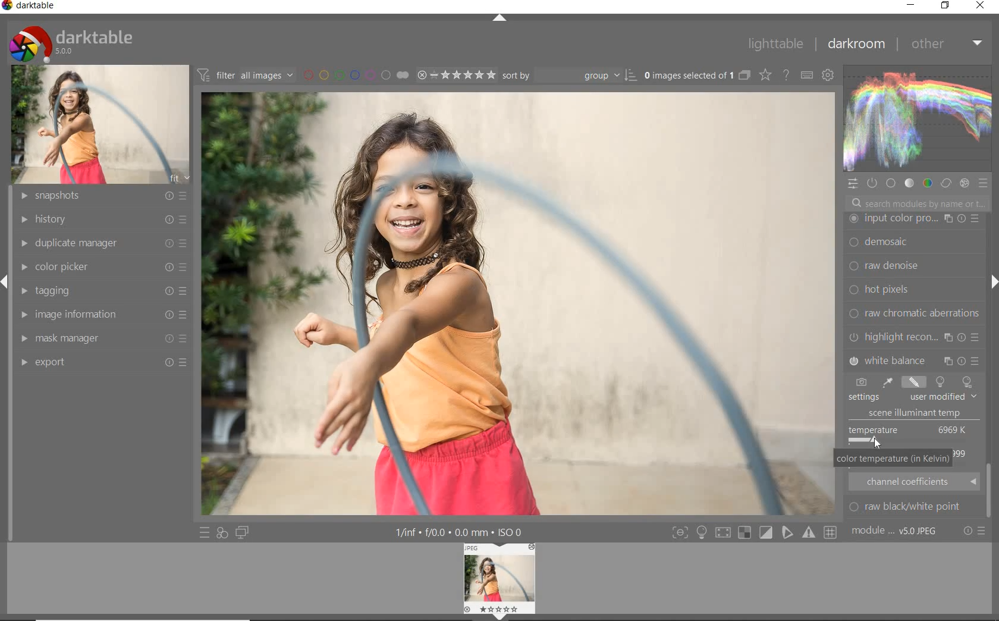 The width and height of the screenshot is (999, 621). Describe the element at coordinates (102, 335) in the screenshot. I see `mask manager` at that location.